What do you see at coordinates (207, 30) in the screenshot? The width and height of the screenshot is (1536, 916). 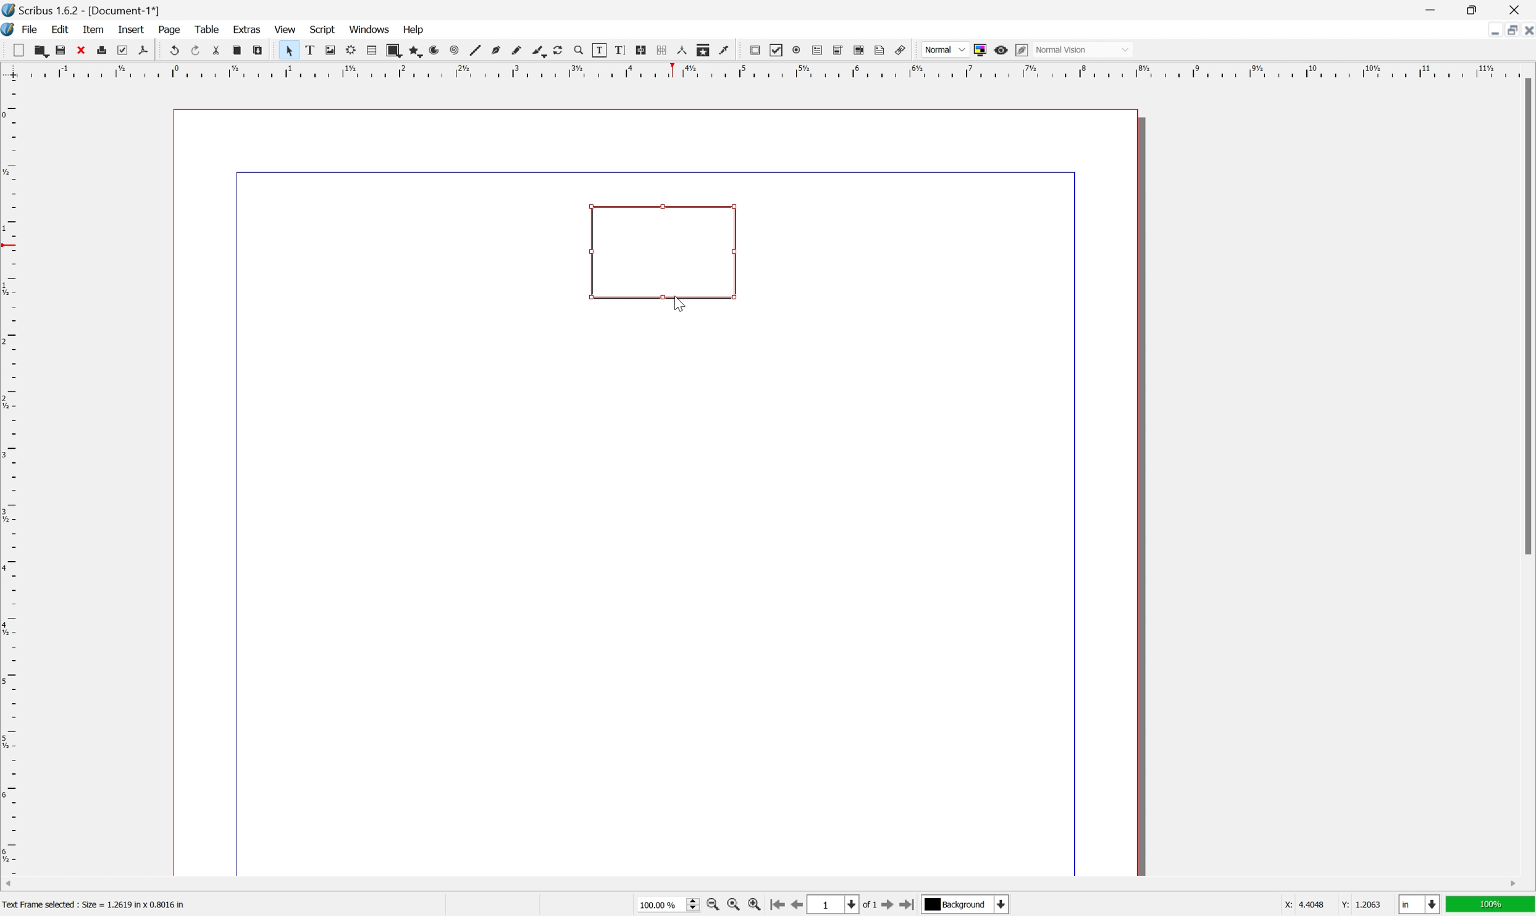 I see `table` at bounding box center [207, 30].